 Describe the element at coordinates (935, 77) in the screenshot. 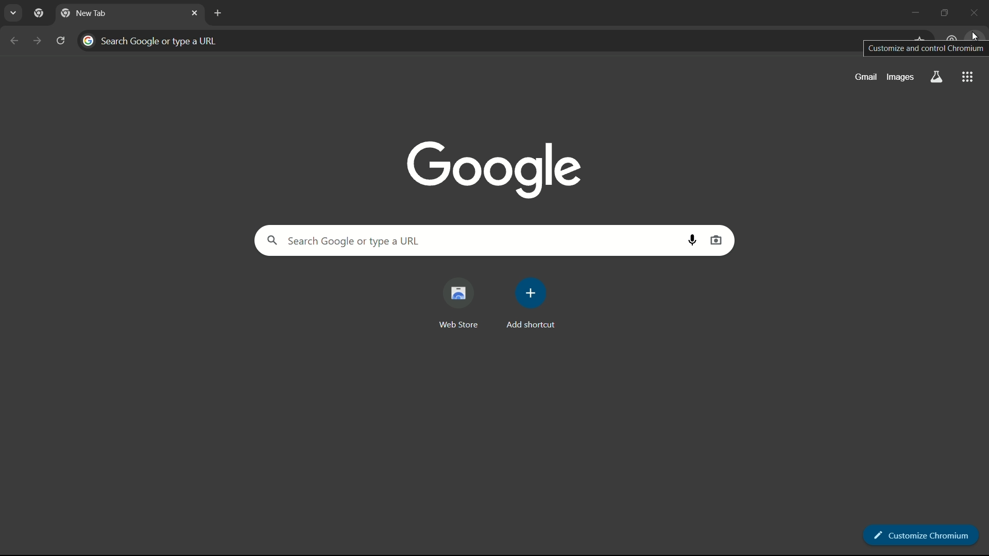

I see `search labs` at that location.